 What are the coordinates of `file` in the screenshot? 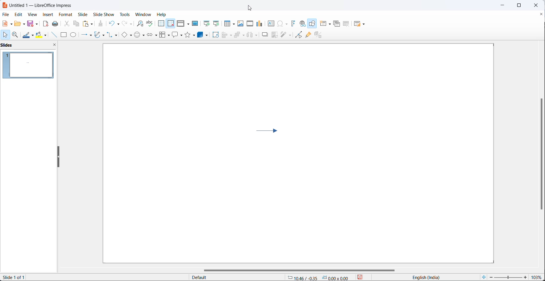 It's located at (5, 14).